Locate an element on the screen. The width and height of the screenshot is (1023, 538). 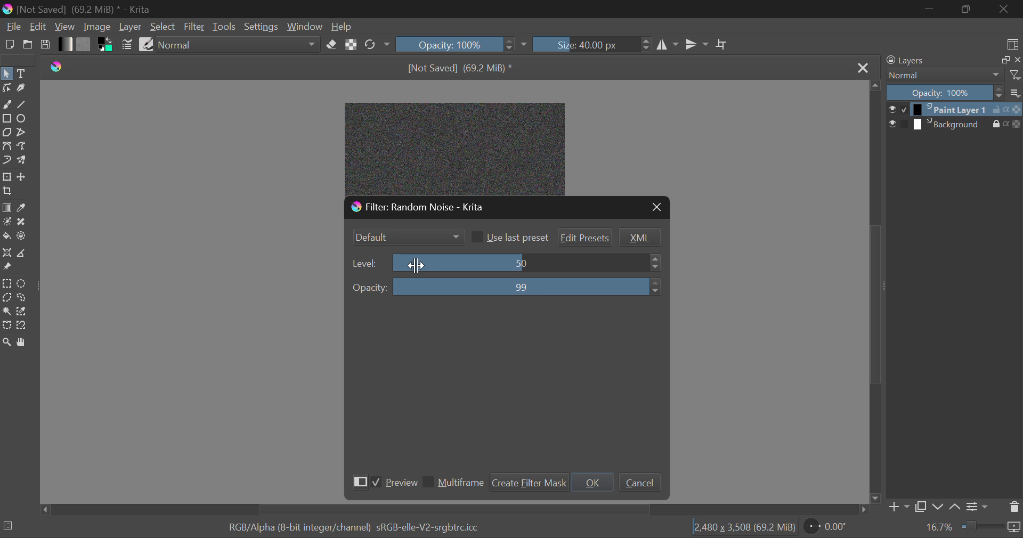
opacity is located at coordinates (1017, 110).